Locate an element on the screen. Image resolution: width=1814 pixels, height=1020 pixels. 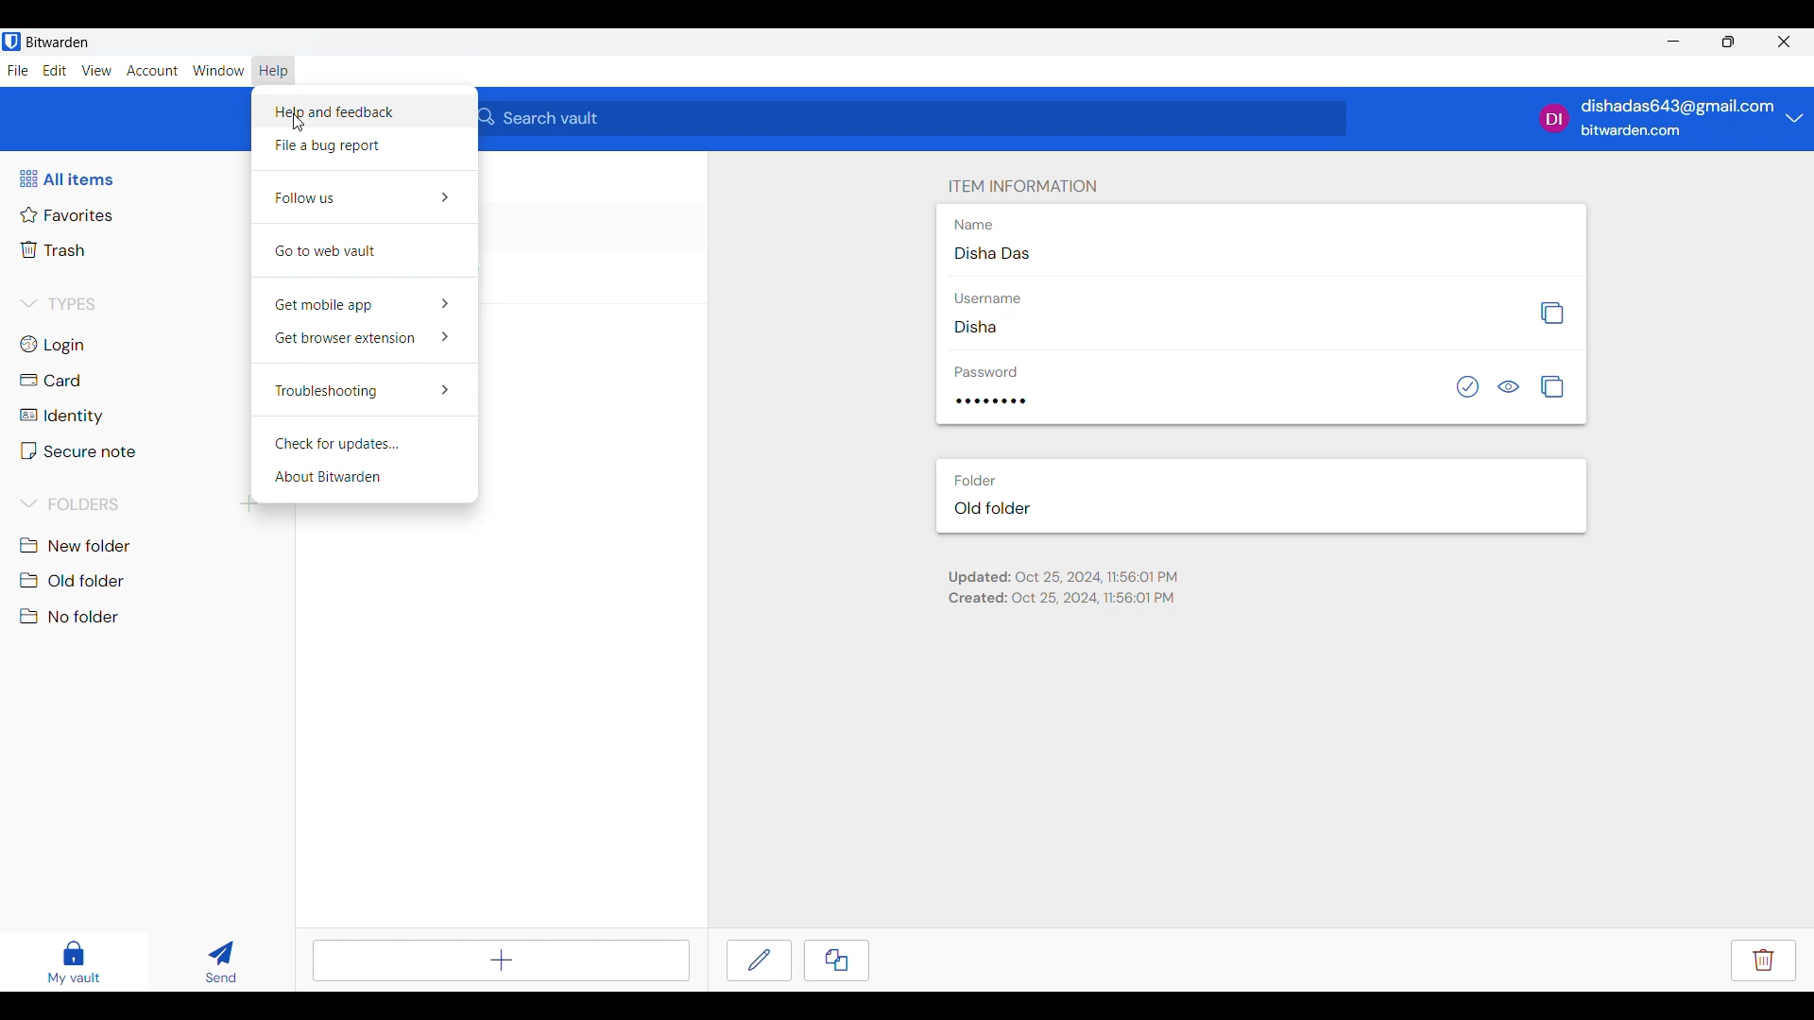
New folder is located at coordinates (77, 546).